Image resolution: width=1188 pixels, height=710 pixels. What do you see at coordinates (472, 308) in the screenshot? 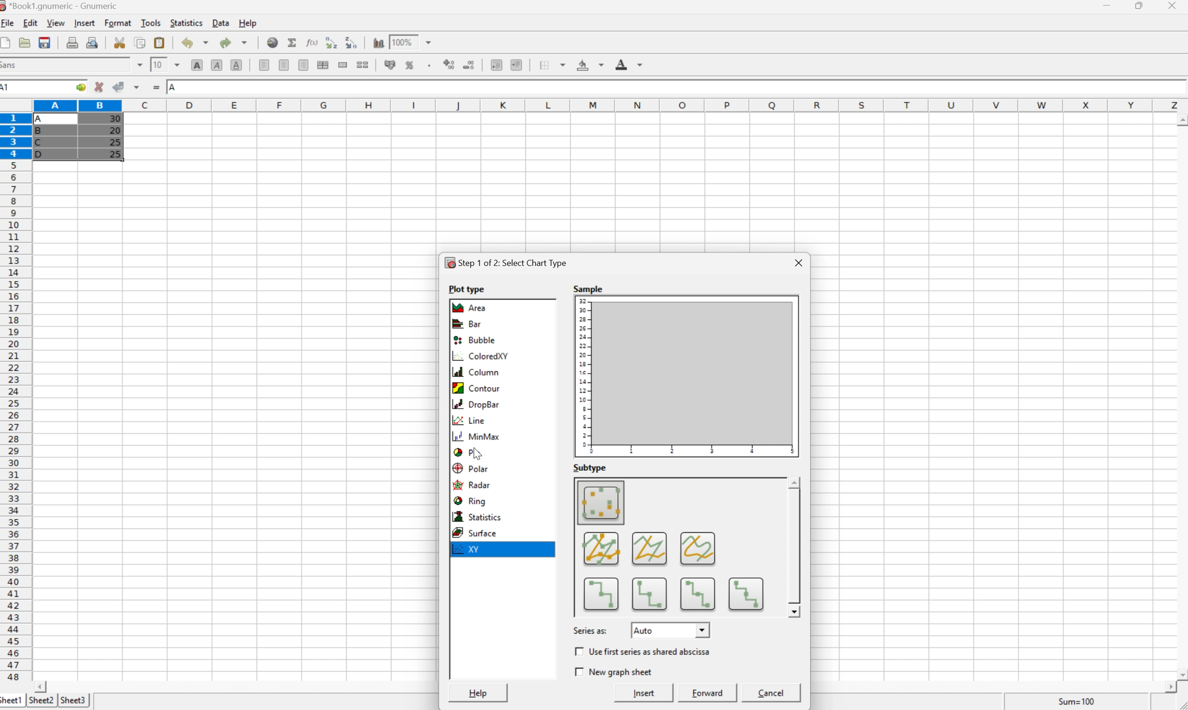
I see `Area` at bounding box center [472, 308].